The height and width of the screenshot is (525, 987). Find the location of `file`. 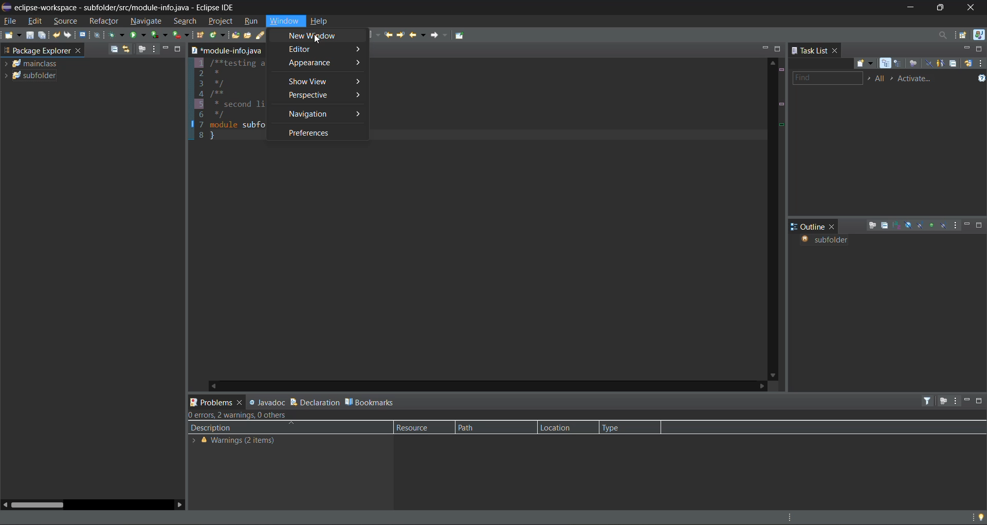

file is located at coordinates (13, 22).